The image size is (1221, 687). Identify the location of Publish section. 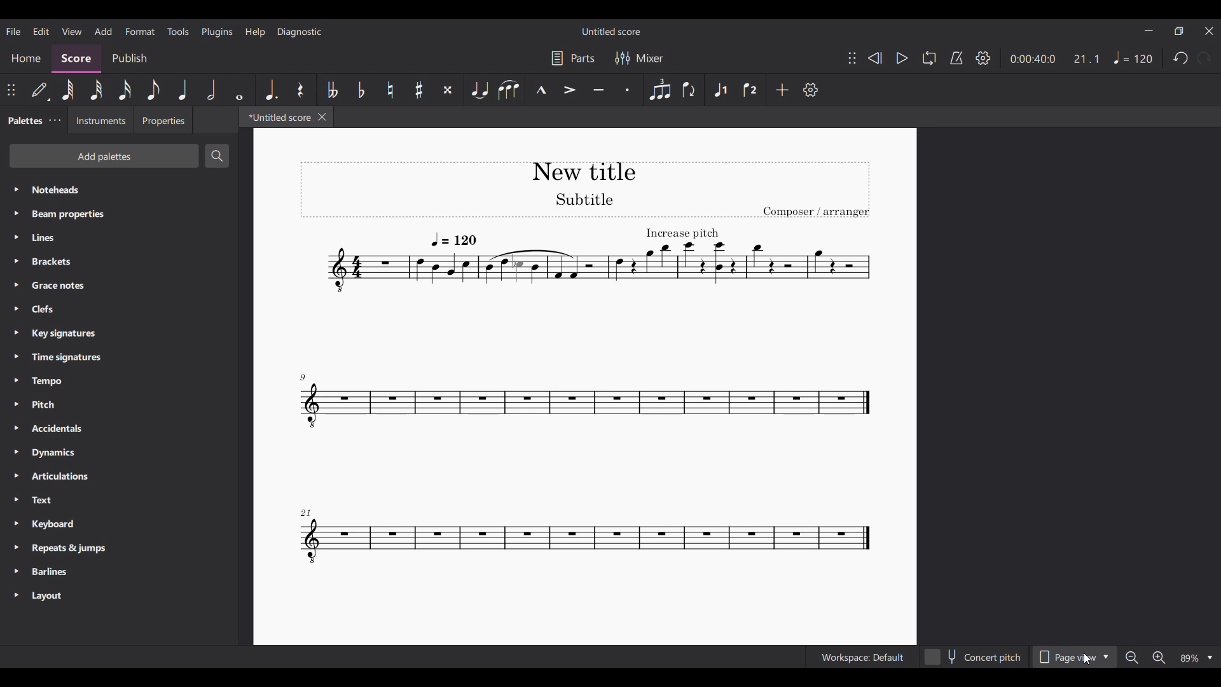
(128, 59).